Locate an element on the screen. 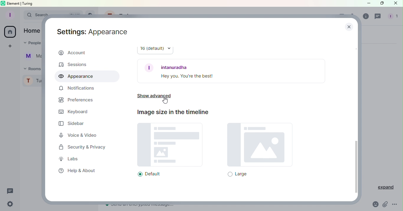 This screenshot has height=211, width=403. Settings is located at coordinates (10, 203).